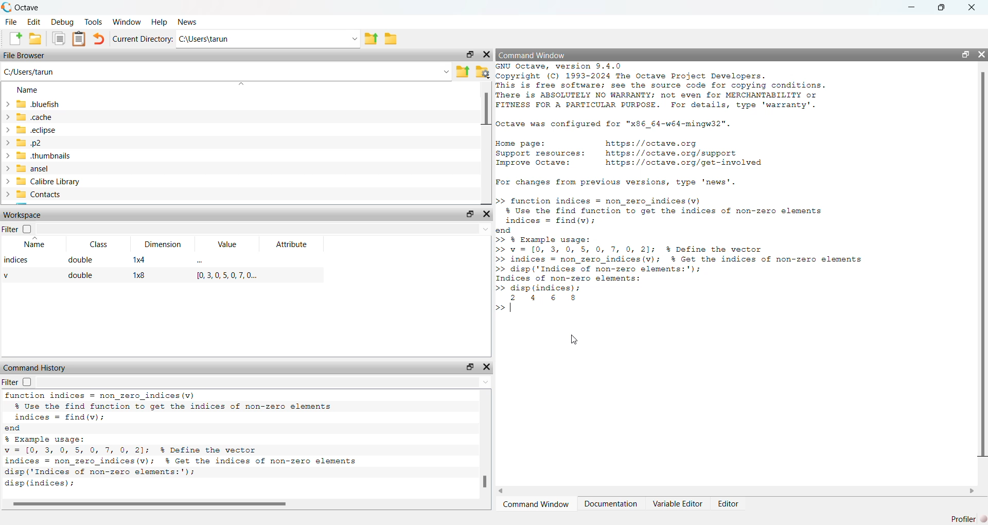 The height and width of the screenshot is (525, 988). Describe the element at coordinates (30, 382) in the screenshot. I see `checkbox` at that location.